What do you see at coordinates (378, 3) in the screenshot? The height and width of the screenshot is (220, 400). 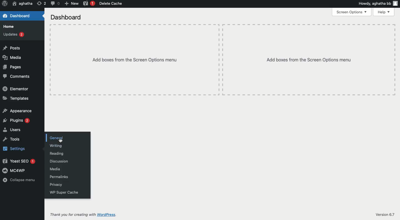 I see `Howdy, aghatha bb` at bounding box center [378, 3].